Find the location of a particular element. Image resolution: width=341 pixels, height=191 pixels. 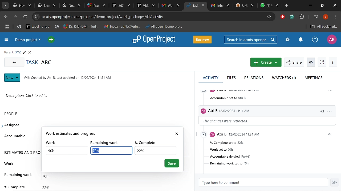

TOtal work is located at coordinates (67, 150).